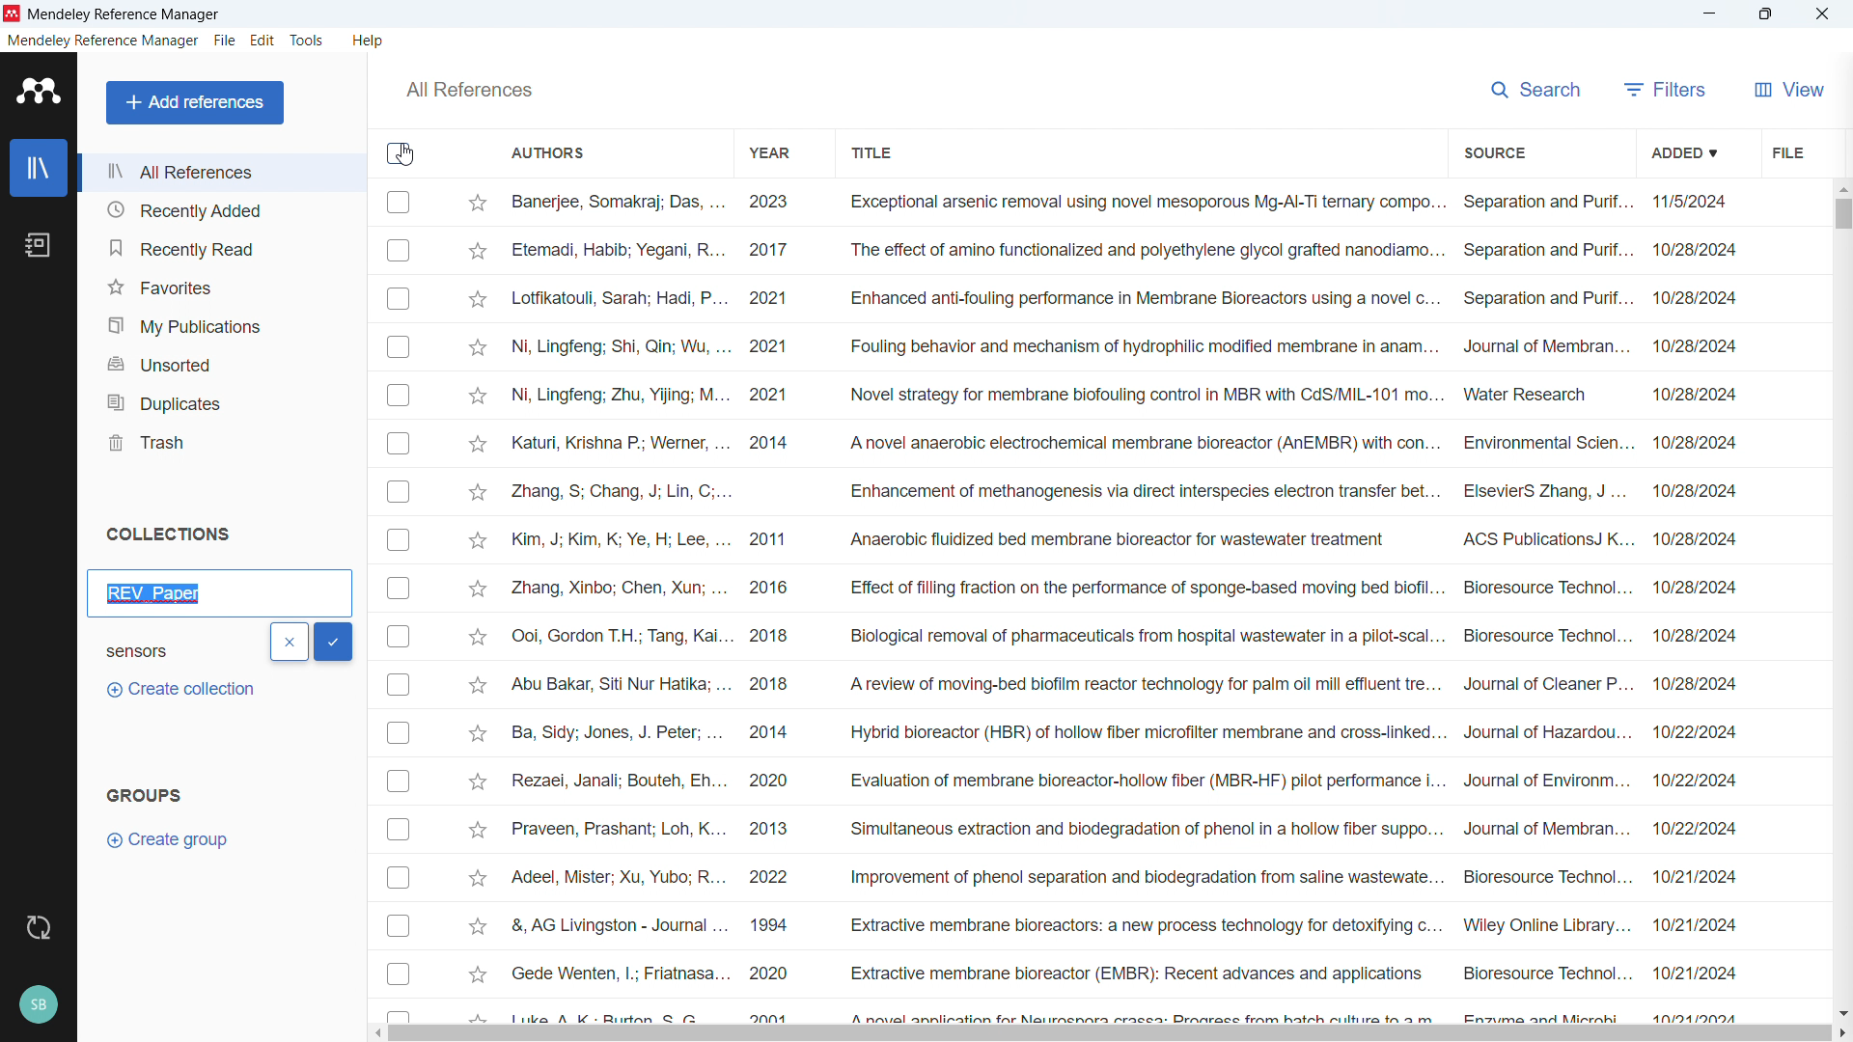 This screenshot has width=1853, height=1042. Describe the element at coordinates (871, 151) in the screenshot. I see `Title` at that location.